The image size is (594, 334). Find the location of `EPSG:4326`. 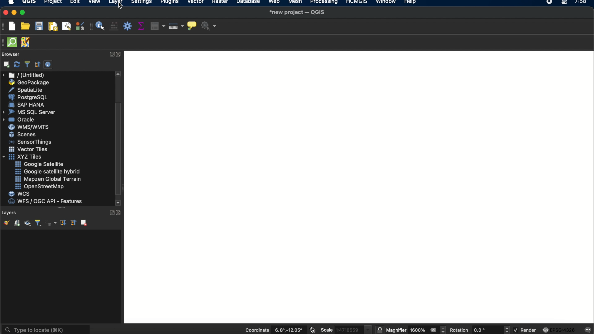

EPSG:4326 is located at coordinates (559, 329).